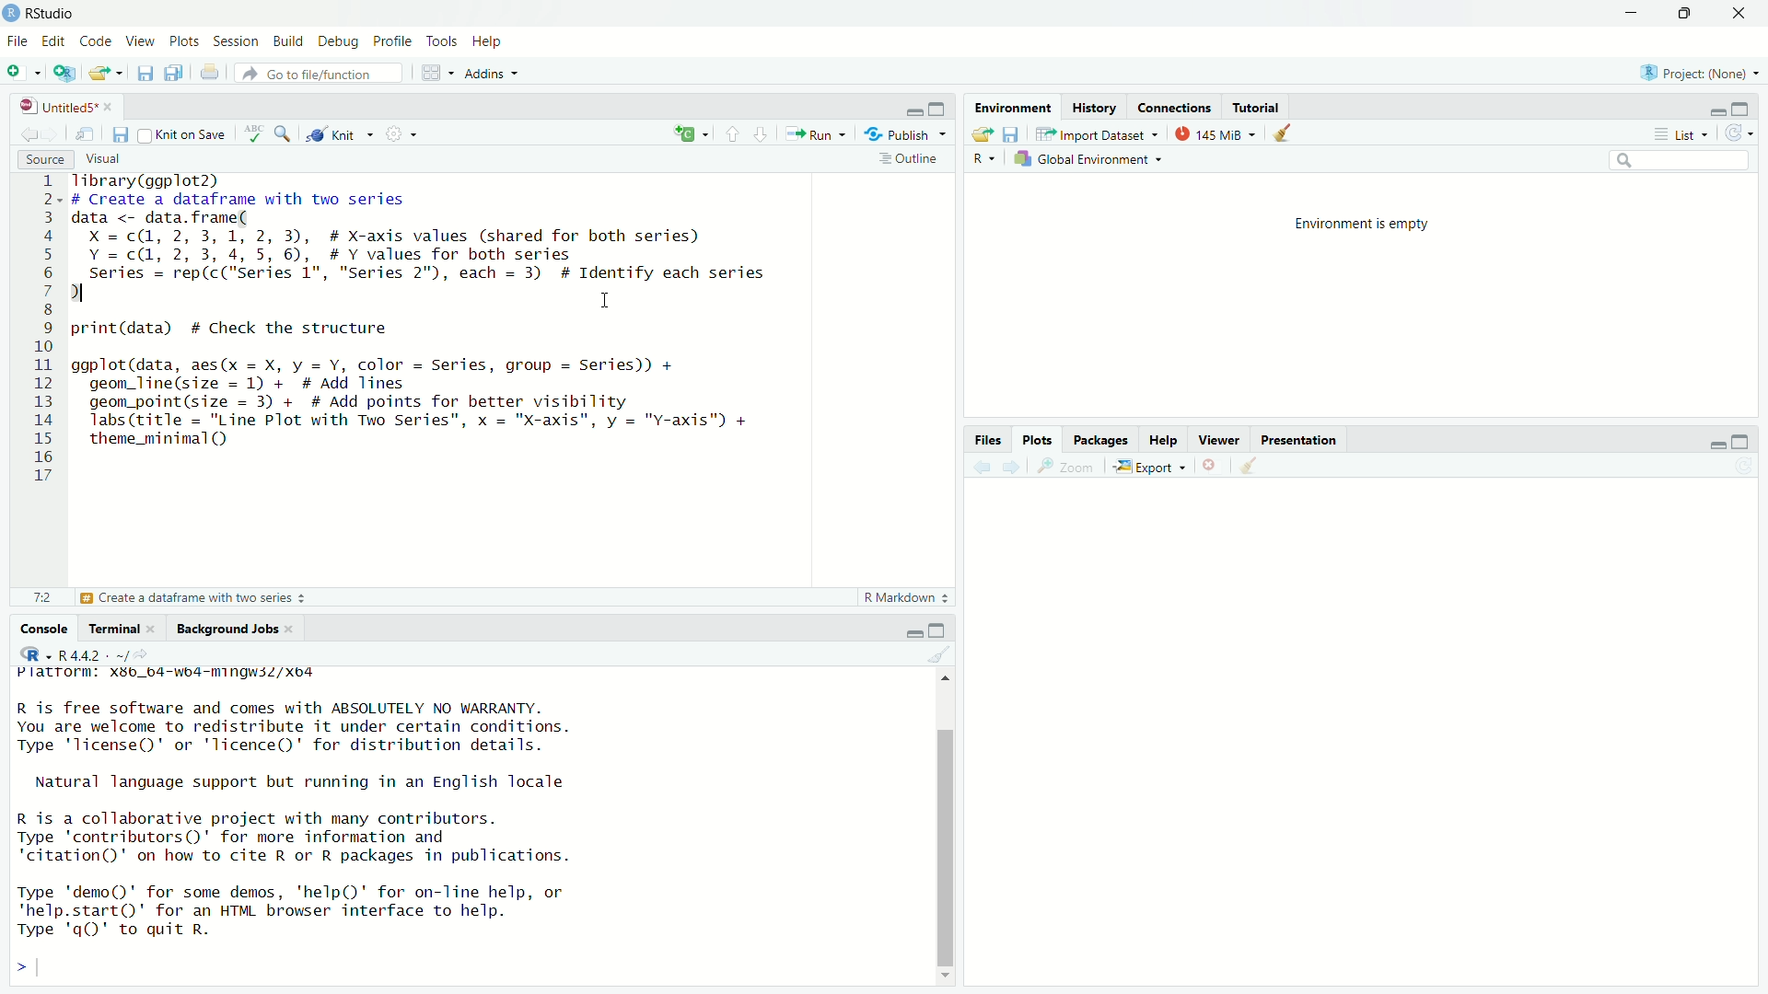 The width and height of the screenshot is (1768, 994). I want to click on Go to next section/chunk, so click(763, 136).